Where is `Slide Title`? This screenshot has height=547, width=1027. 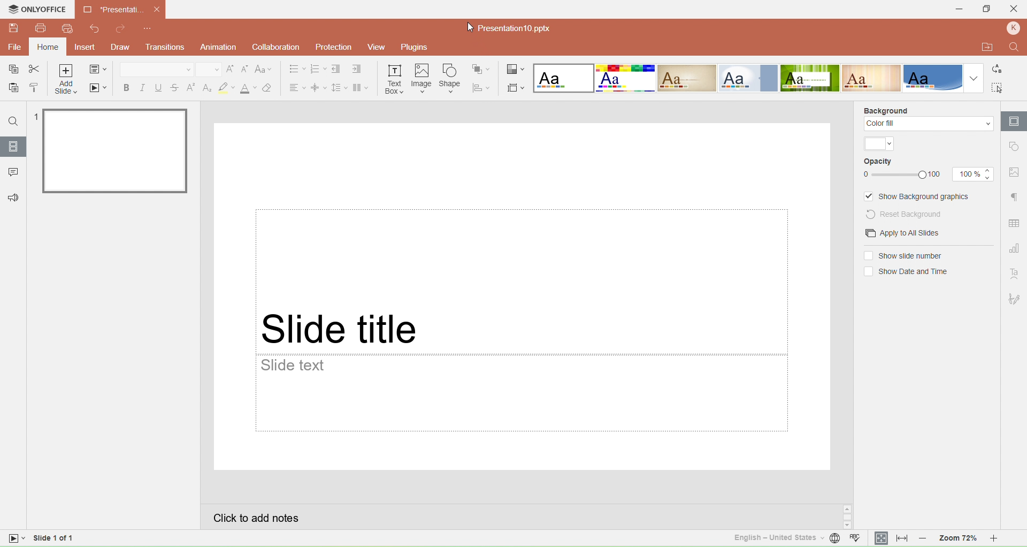 Slide Title is located at coordinates (522, 280).